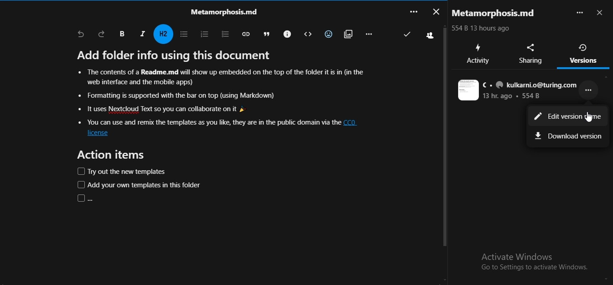 This screenshot has width=613, height=285. What do you see at coordinates (444, 156) in the screenshot?
I see `Scrollbar` at bounding box center [444, 156].